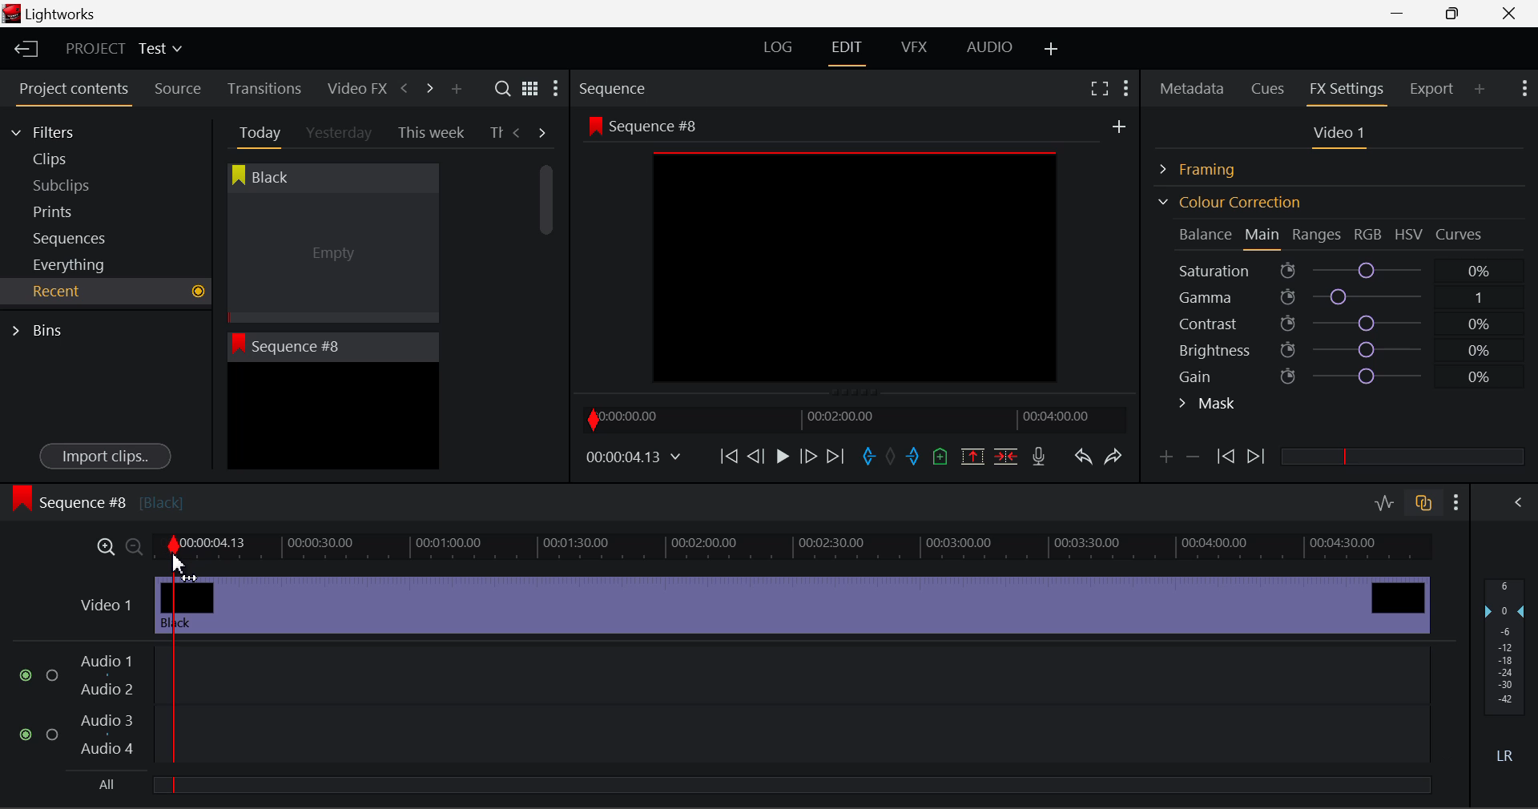 This screenshot has width=1538, height=809. What do you see at coordinates (1369, 235) in the screenshot?
I see `RGB` at bounding box center [1369, 235].